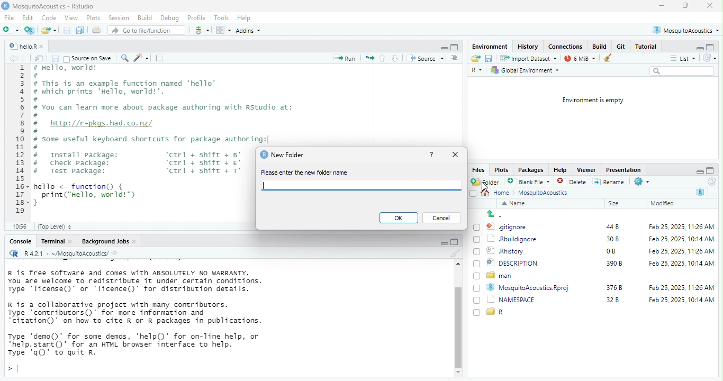  I want to click on Help, so click(559, 170).